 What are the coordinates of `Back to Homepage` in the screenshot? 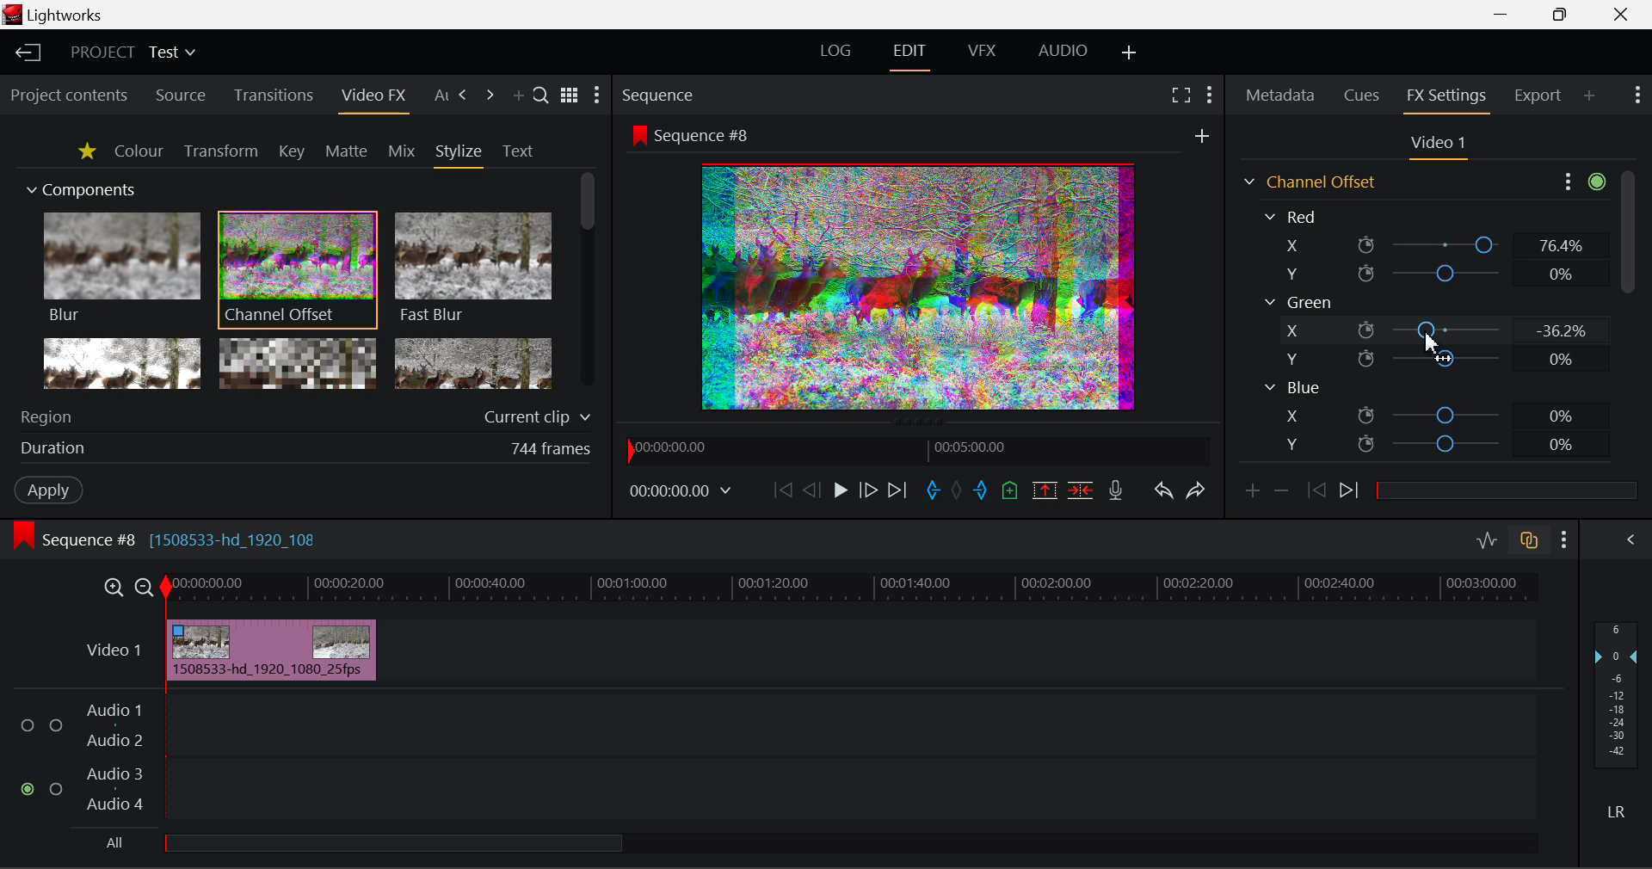 It's located at (27, 53).